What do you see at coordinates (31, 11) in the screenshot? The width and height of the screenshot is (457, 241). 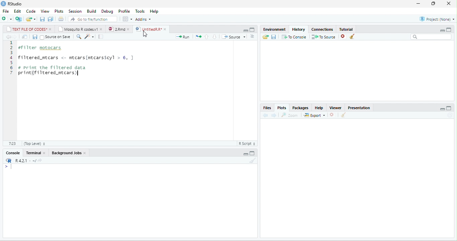 I see `Code` at bounding box center [31, 11].